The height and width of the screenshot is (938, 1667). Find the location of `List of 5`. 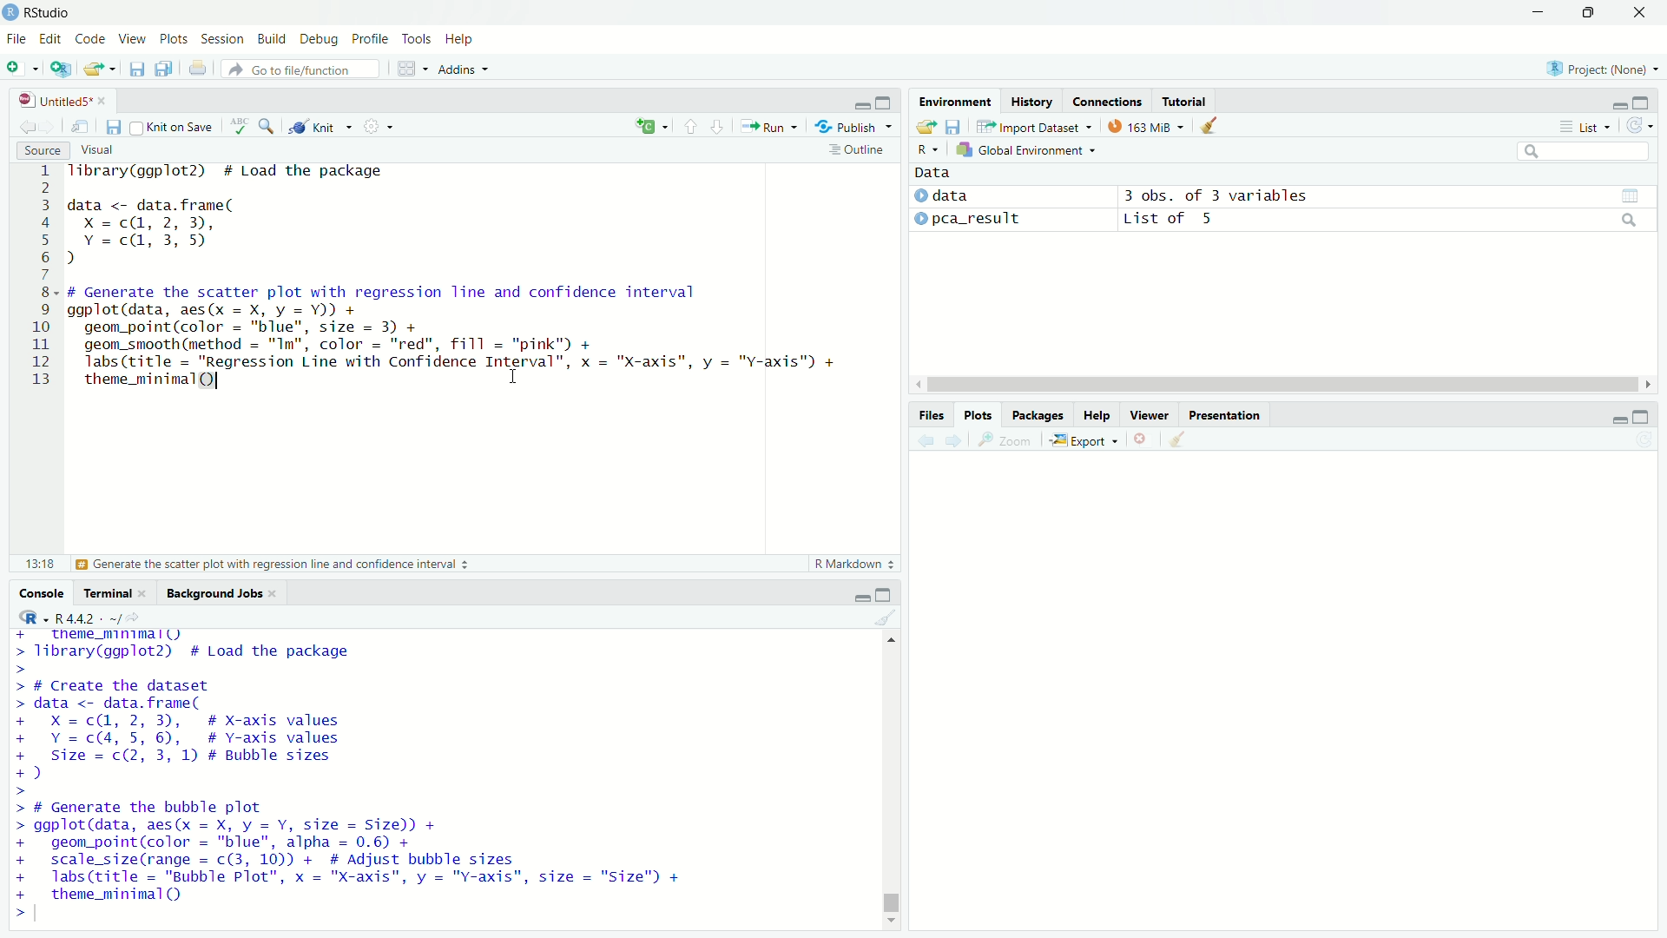

List of 5 is located at coordinates (1172, 219).